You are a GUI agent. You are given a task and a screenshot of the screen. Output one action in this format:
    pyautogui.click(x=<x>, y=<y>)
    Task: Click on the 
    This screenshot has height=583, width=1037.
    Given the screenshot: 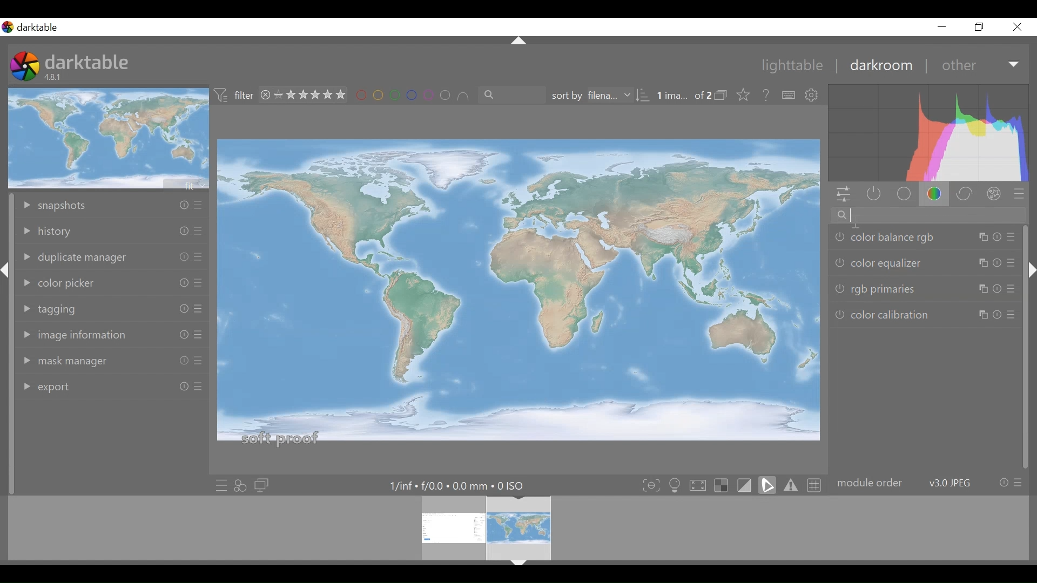 What is the action you would take?
    pyautogui.click(x=1013, y=316)
    